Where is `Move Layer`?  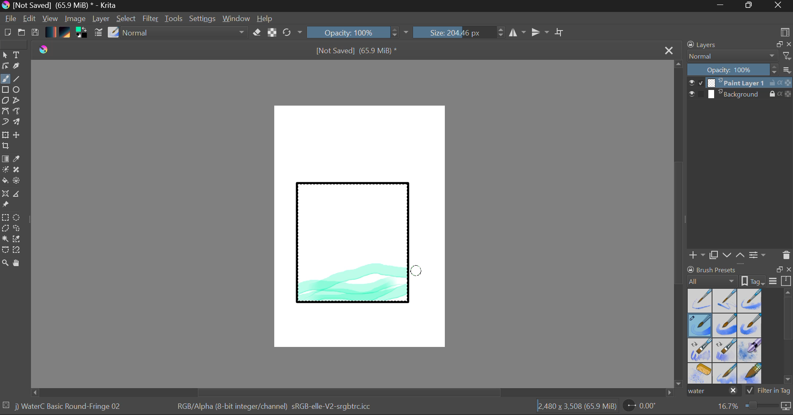
Move Layer is located at coordinates (17, 135).